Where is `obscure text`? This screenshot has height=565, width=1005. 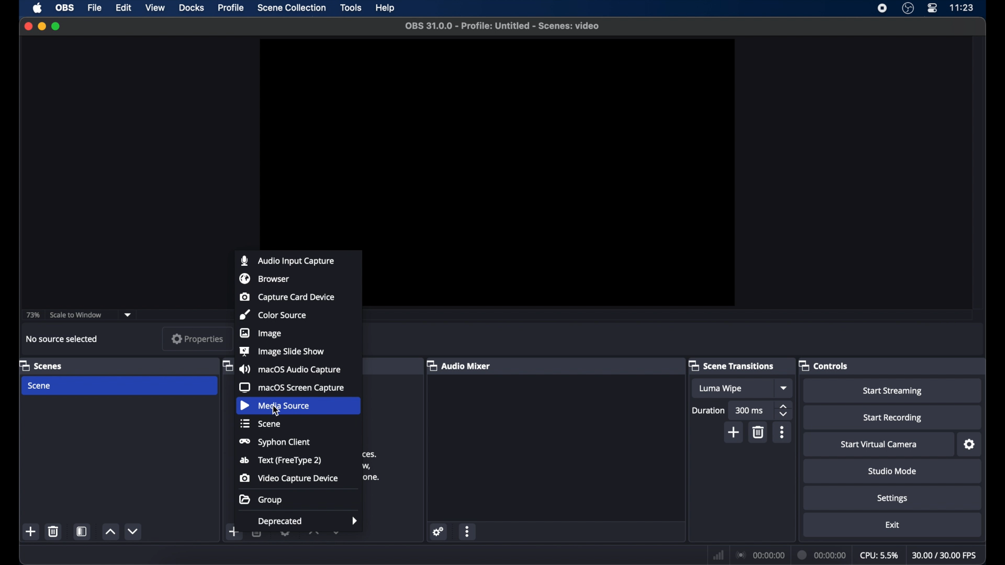
obscure text is located at coordinates (372, 466).